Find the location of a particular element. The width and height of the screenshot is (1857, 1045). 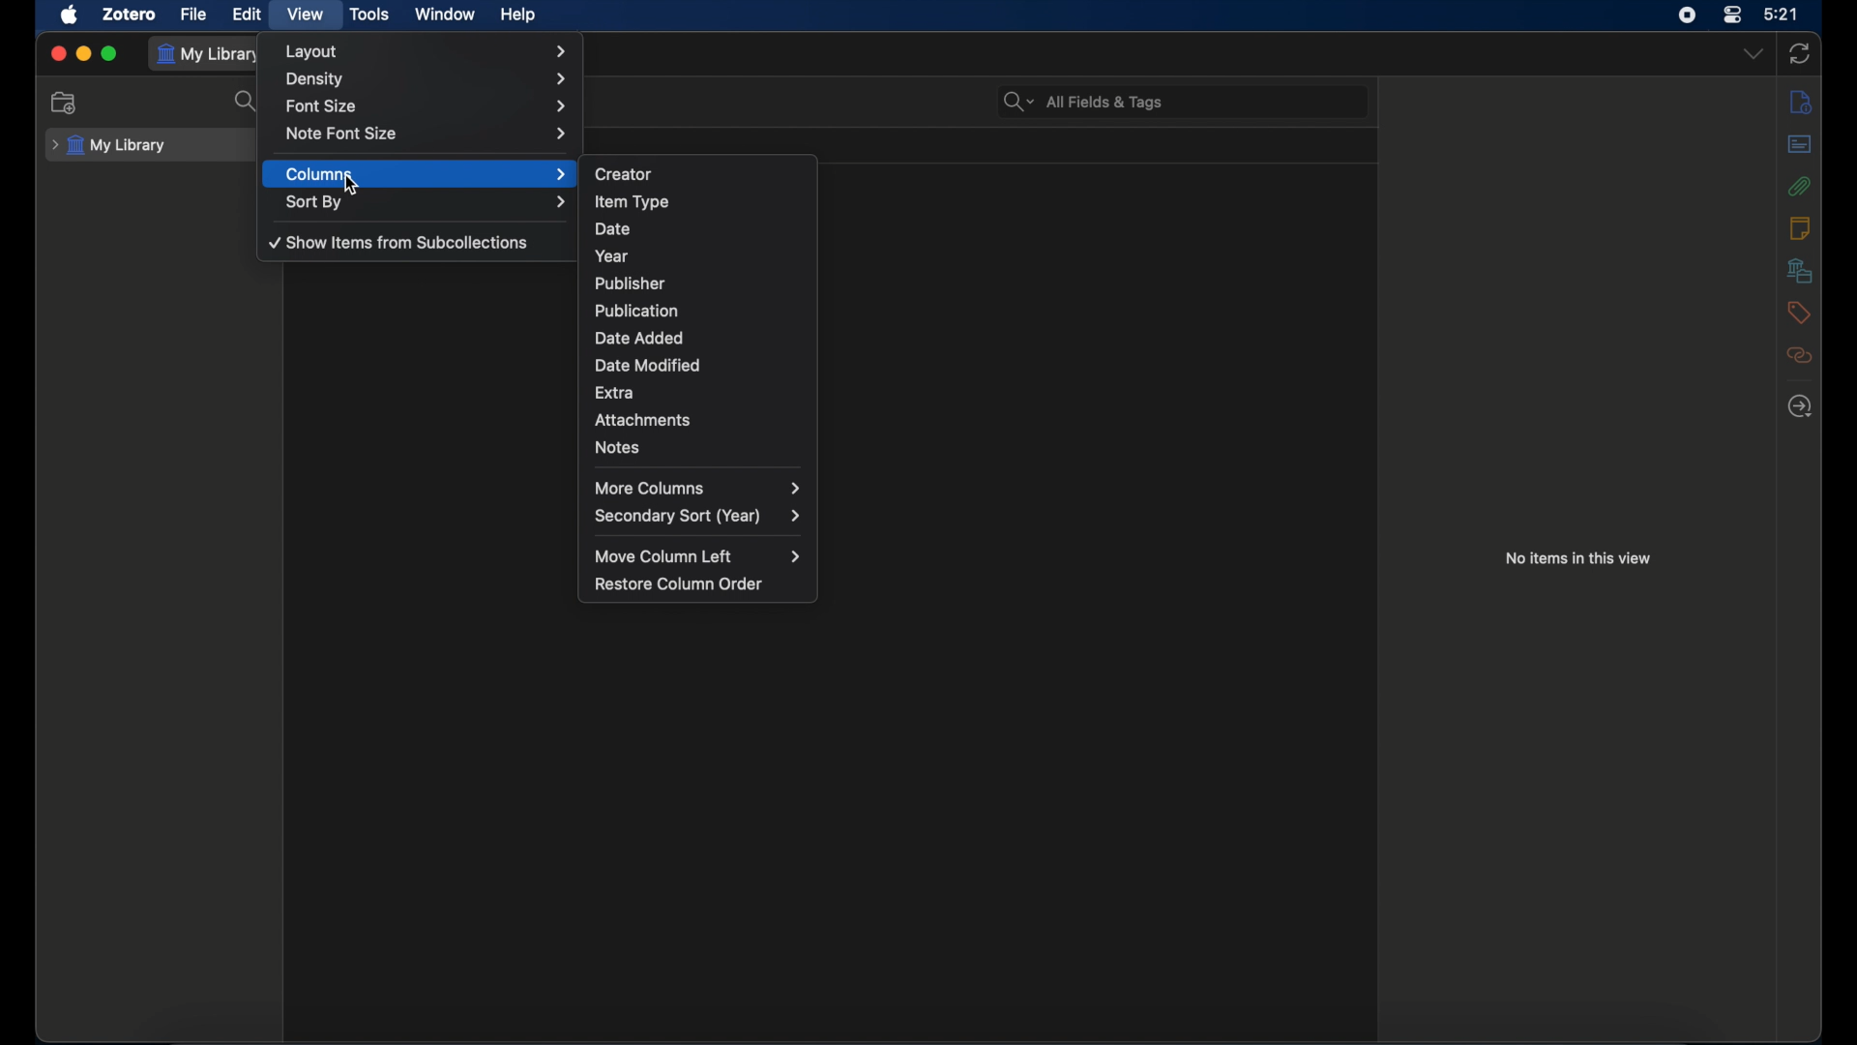

close is located at coordinates (58, 52).